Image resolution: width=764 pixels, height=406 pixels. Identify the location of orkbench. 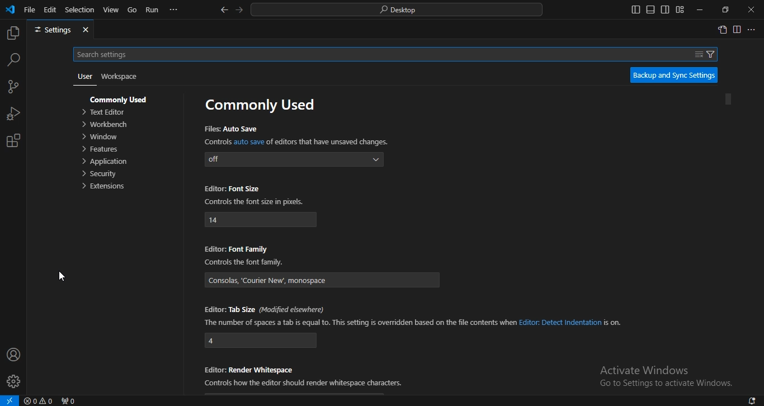
(106, 125).